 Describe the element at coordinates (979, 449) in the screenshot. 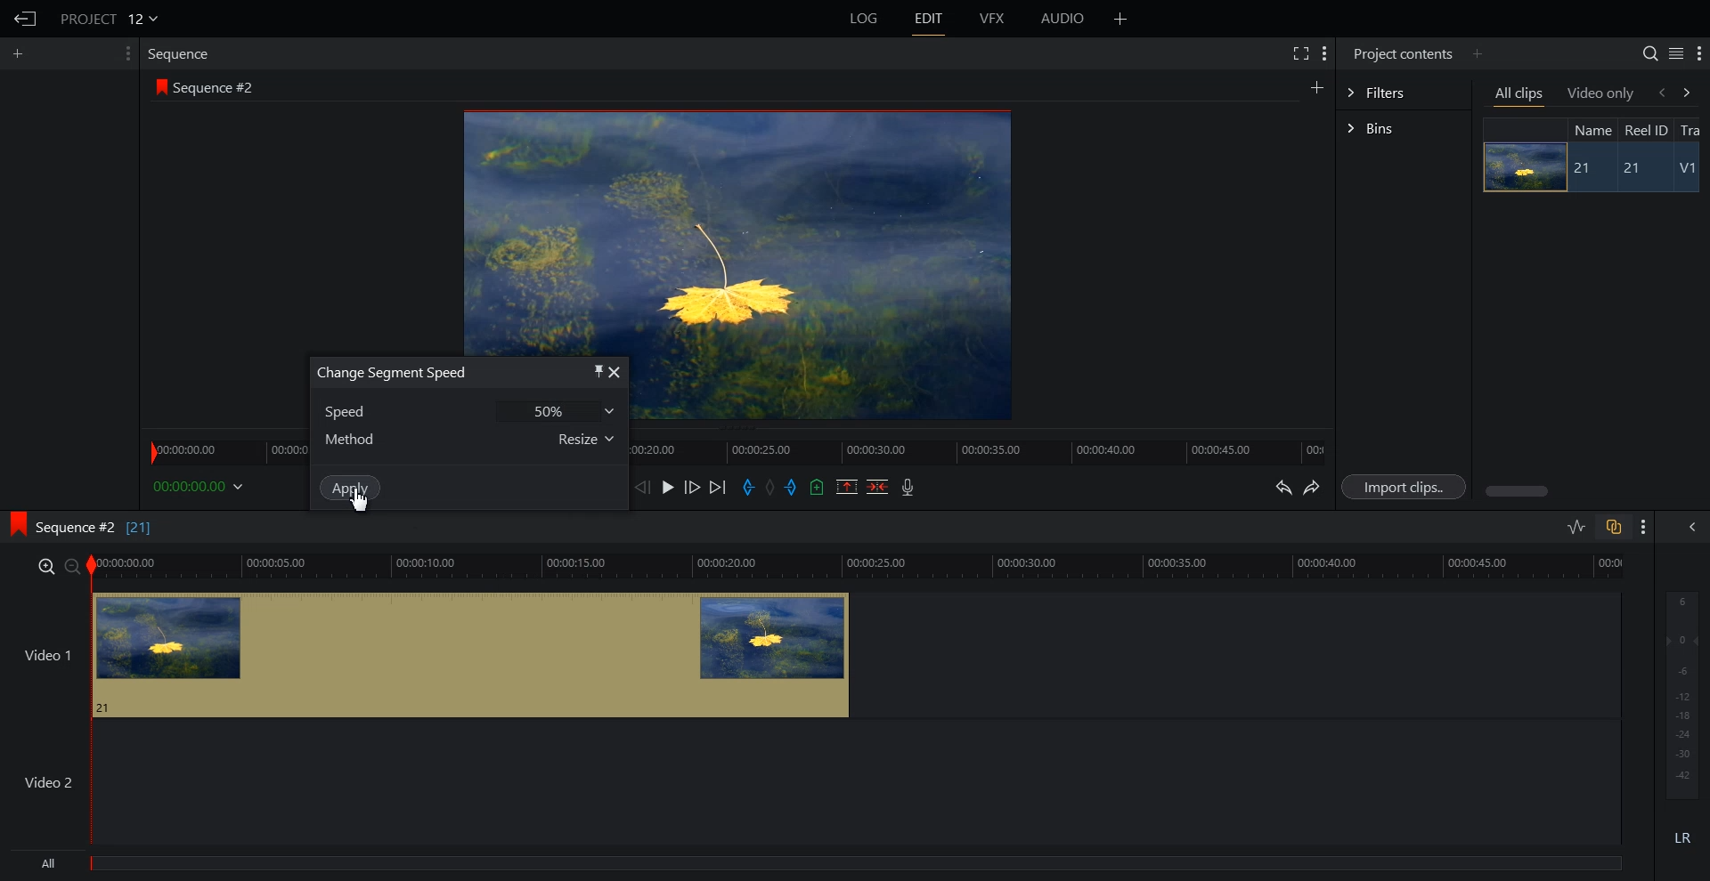

I see `timeline` at that location.